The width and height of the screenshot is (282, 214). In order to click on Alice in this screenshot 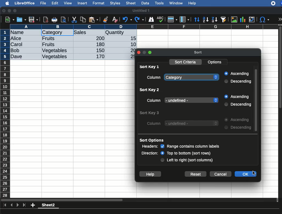, I will do `click(16, 39)`.